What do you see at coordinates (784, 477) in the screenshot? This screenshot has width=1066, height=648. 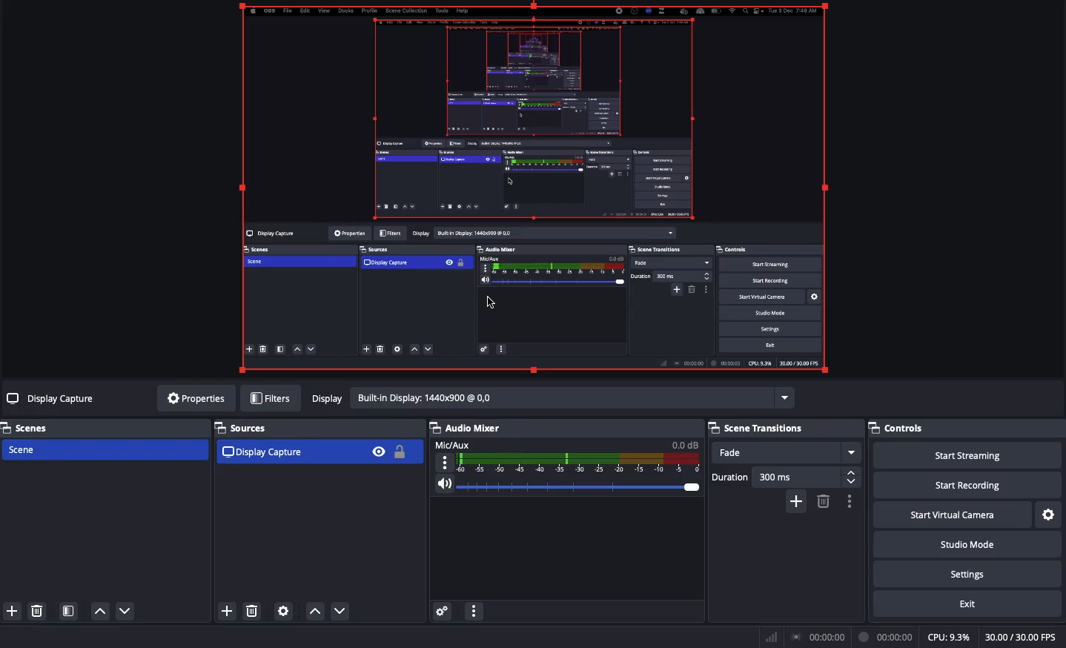 I see `Duration` at bounding box center [784, 477].